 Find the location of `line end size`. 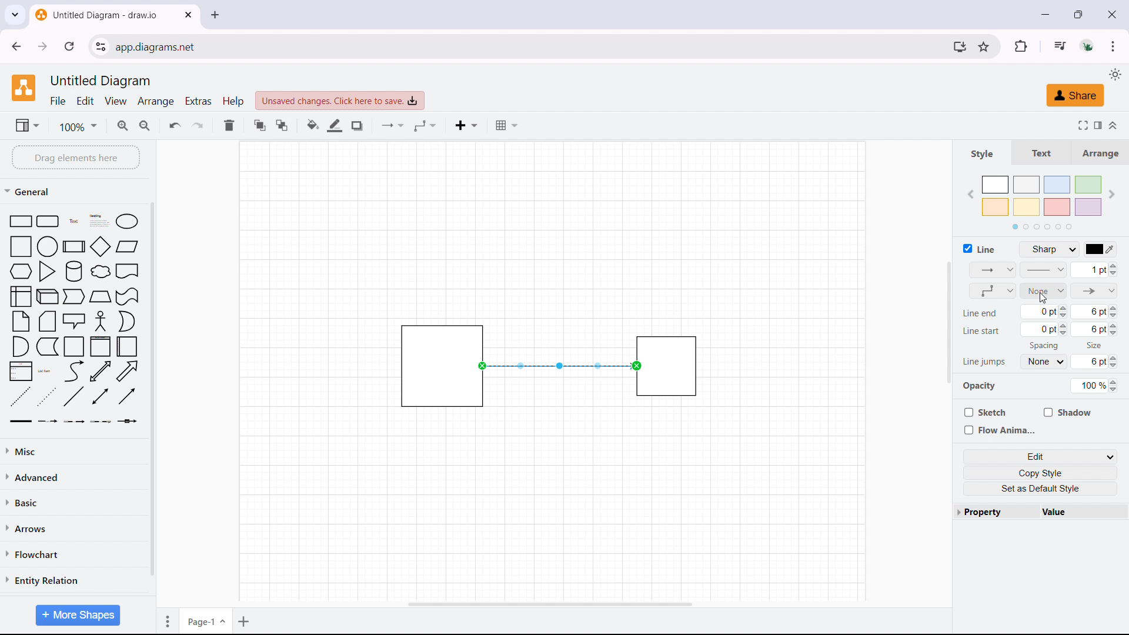

line end size is located at coordinates (1071, 312).